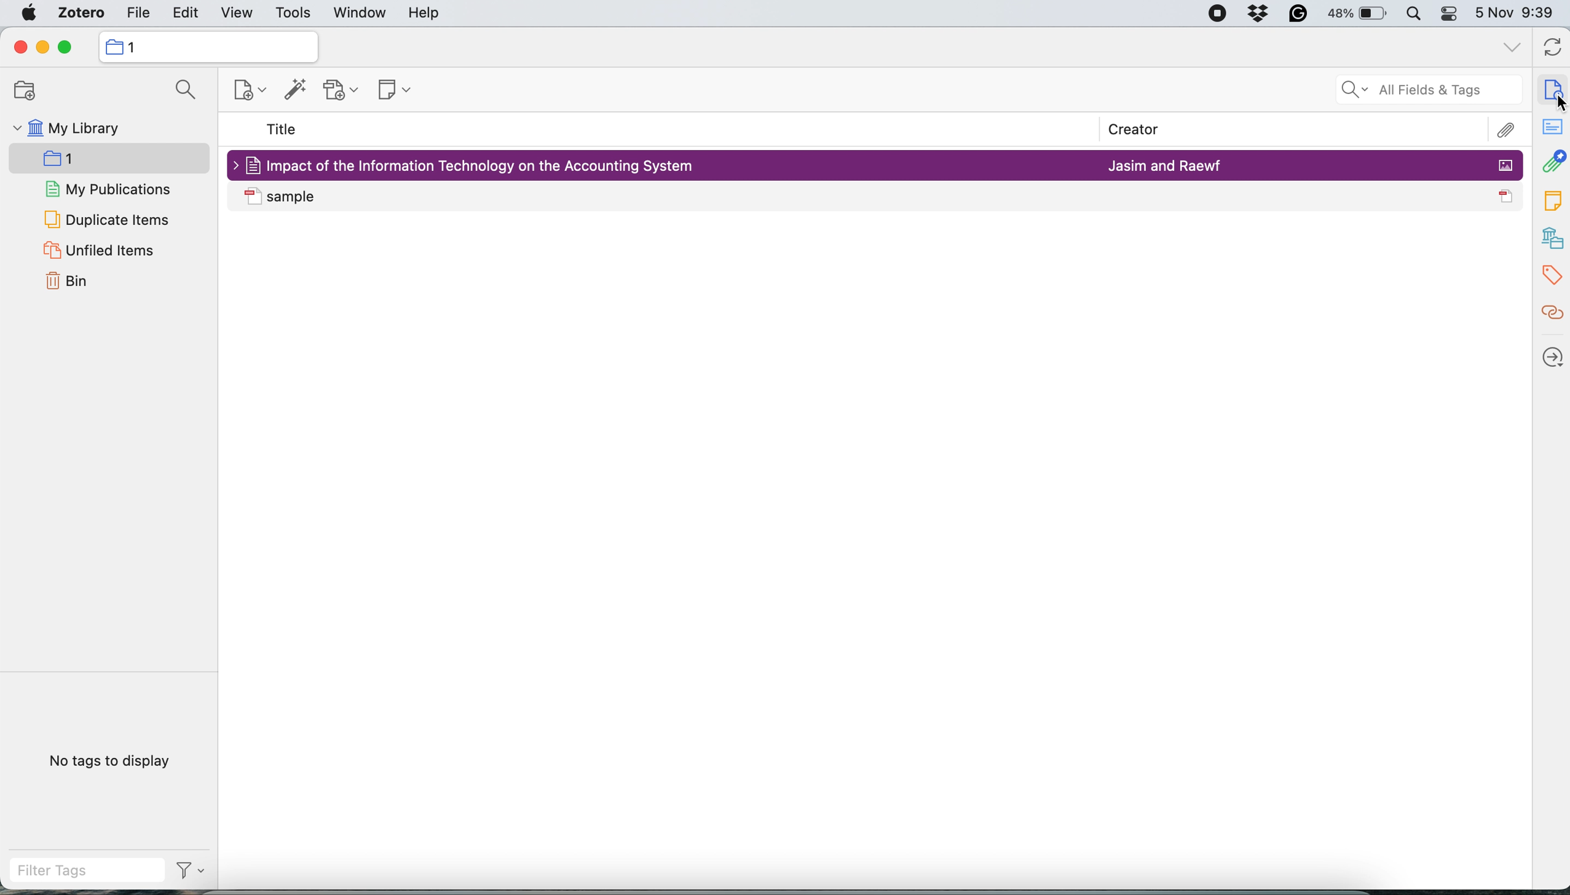 Image resolution: width=1570 pixels, height=895 pixels. Describe the element at coordinates (343, 90) in the screenshot. I see `add attachement` at that location.